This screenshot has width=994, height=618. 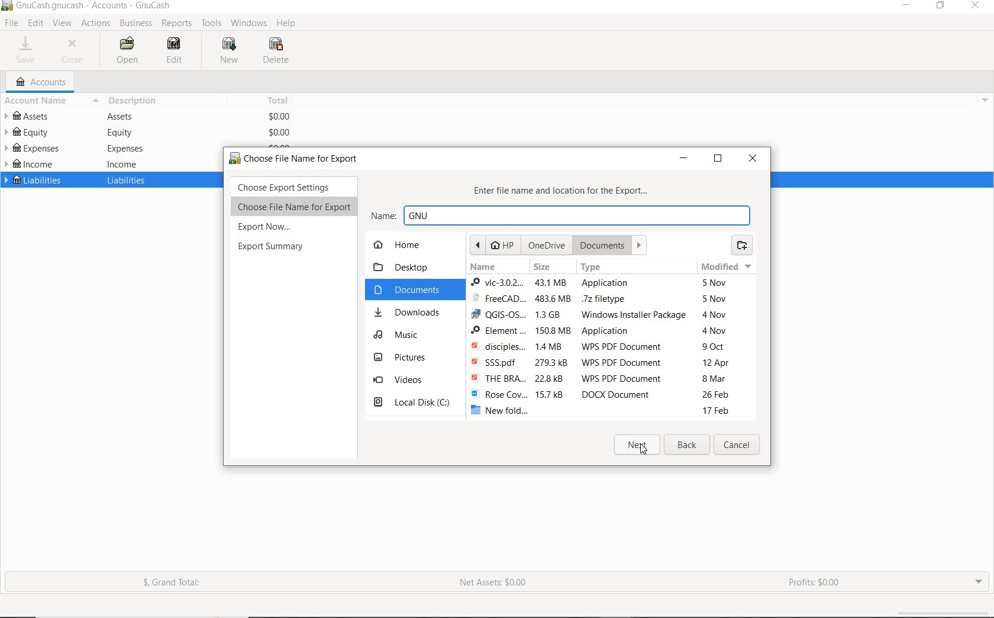 I want to click on WINDOWS, so click(x=247, y=24).